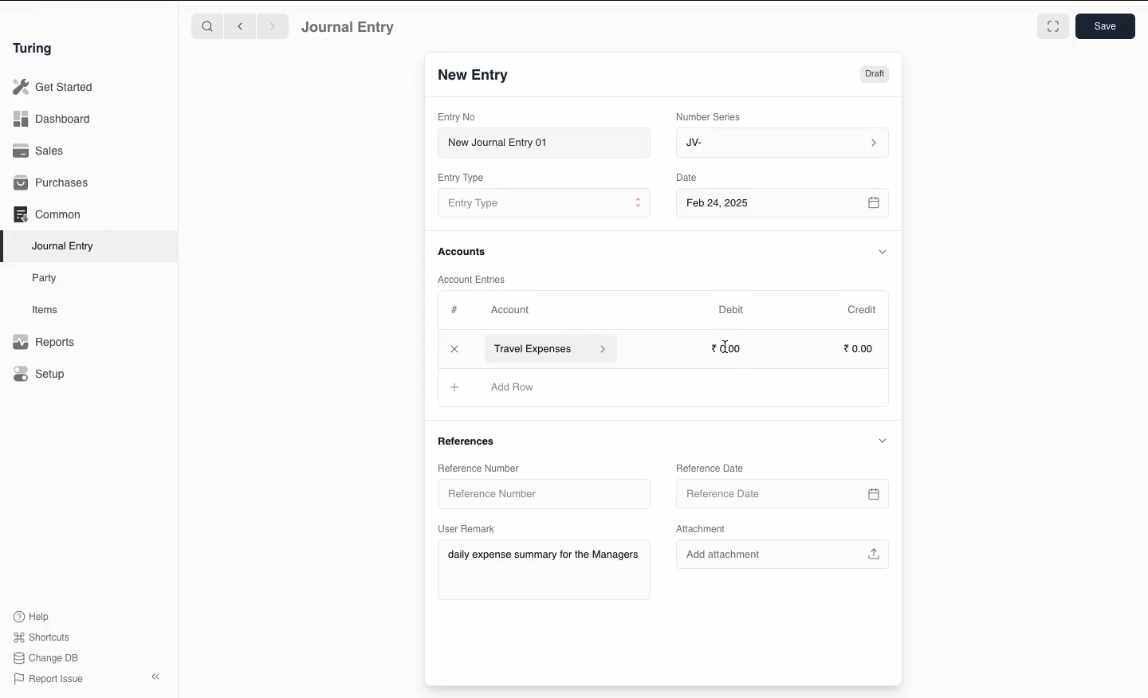  What do you see at coordinates (863, 310) in the screenshot?
I see `Credit` at bounding box center [863, 310].